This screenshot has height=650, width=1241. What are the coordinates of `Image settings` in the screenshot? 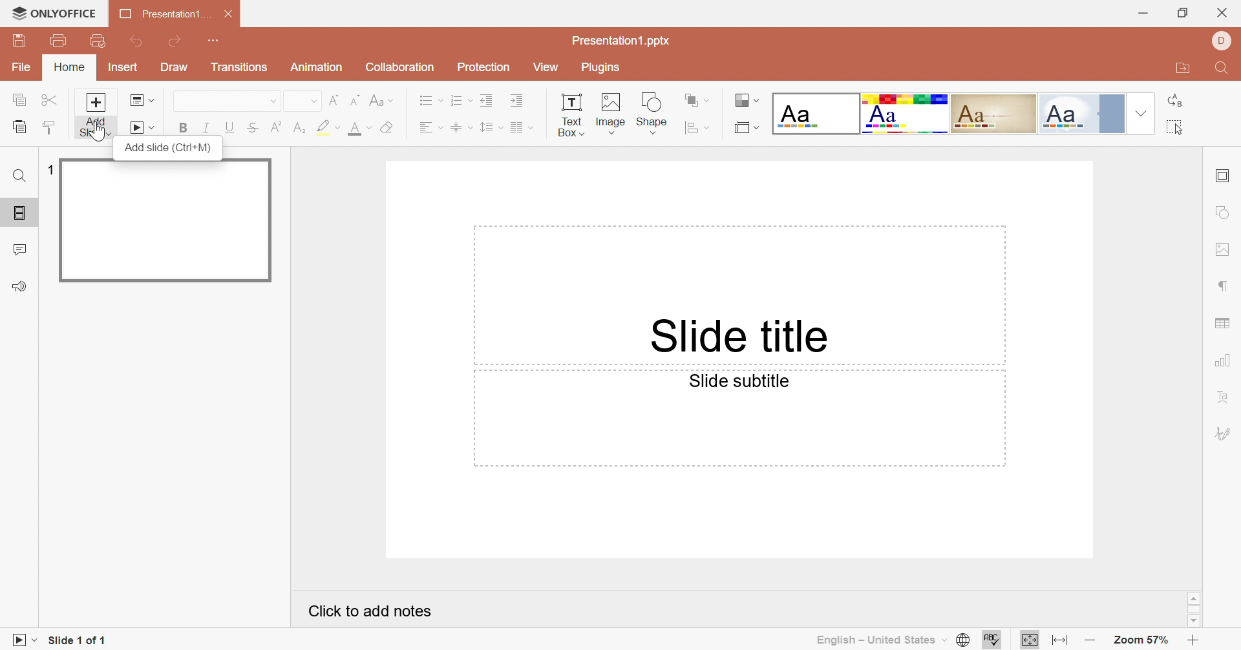 It's located at (1220, 249).